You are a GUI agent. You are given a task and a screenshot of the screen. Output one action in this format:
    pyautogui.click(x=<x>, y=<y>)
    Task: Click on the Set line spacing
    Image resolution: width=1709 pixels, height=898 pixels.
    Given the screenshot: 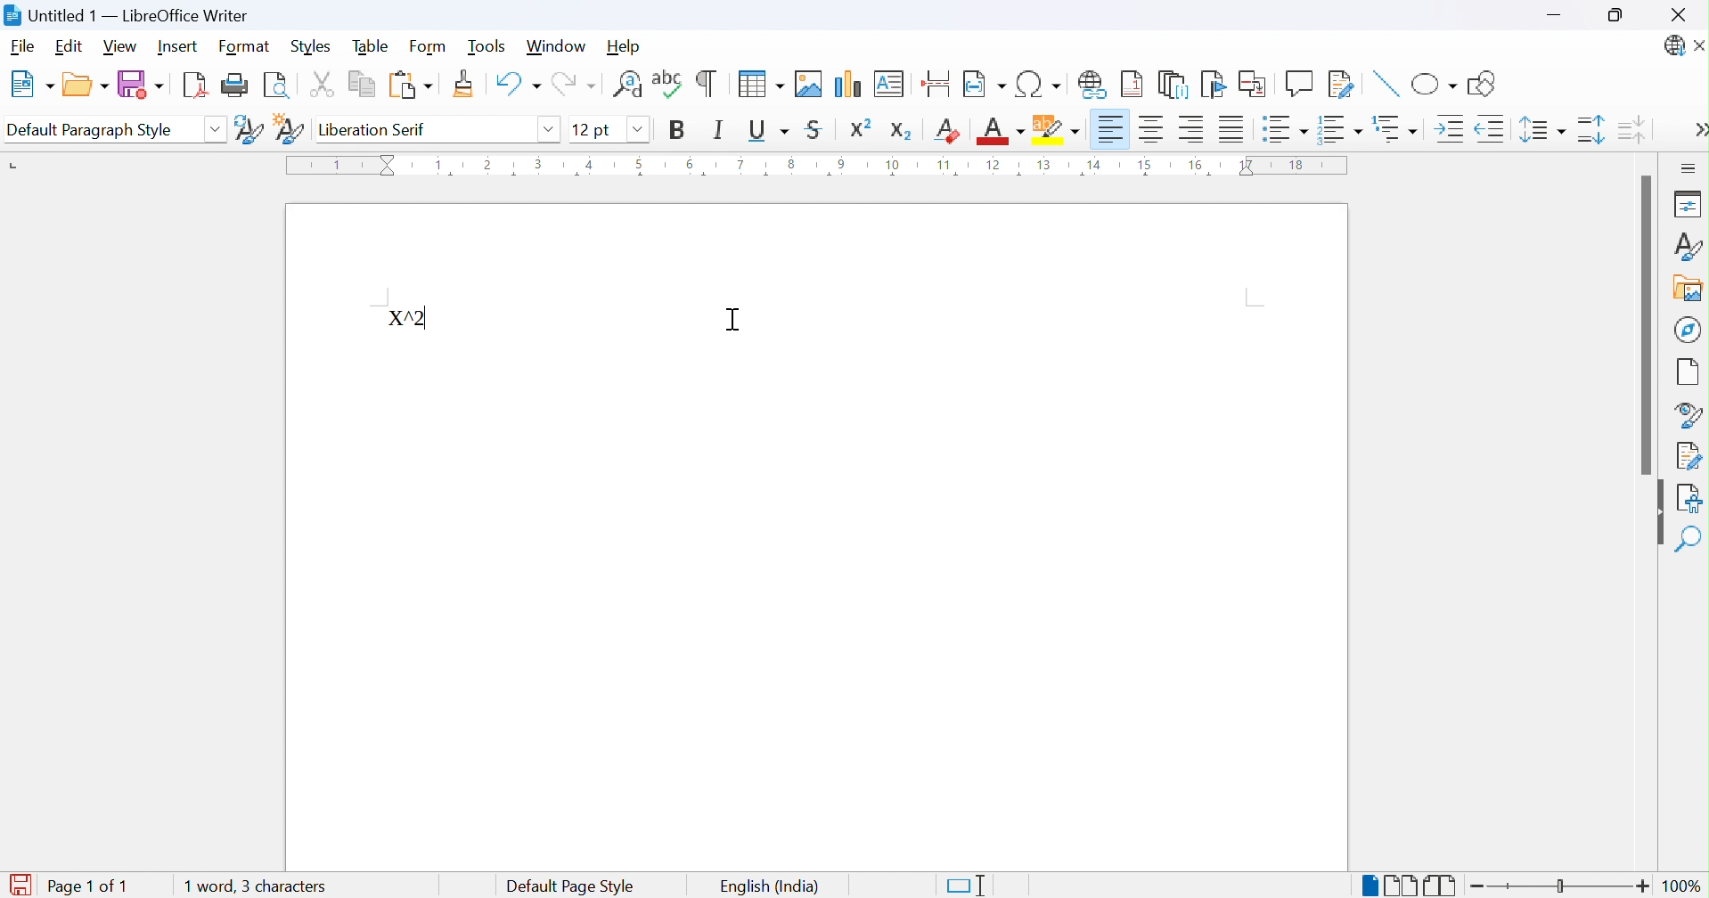 What is the action you would take?
    pyautogui.click(x=1542, y=129)
    